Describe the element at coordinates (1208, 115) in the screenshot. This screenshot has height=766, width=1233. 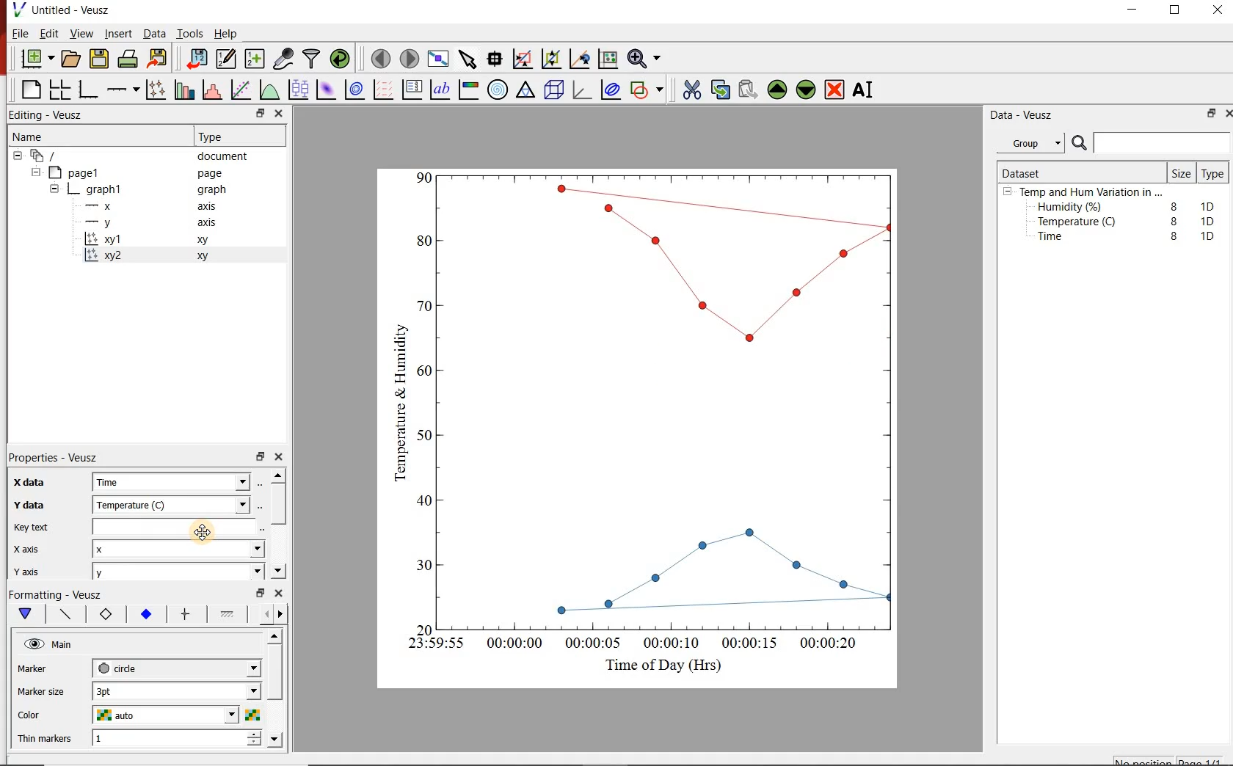
I see `restore down` at that location.